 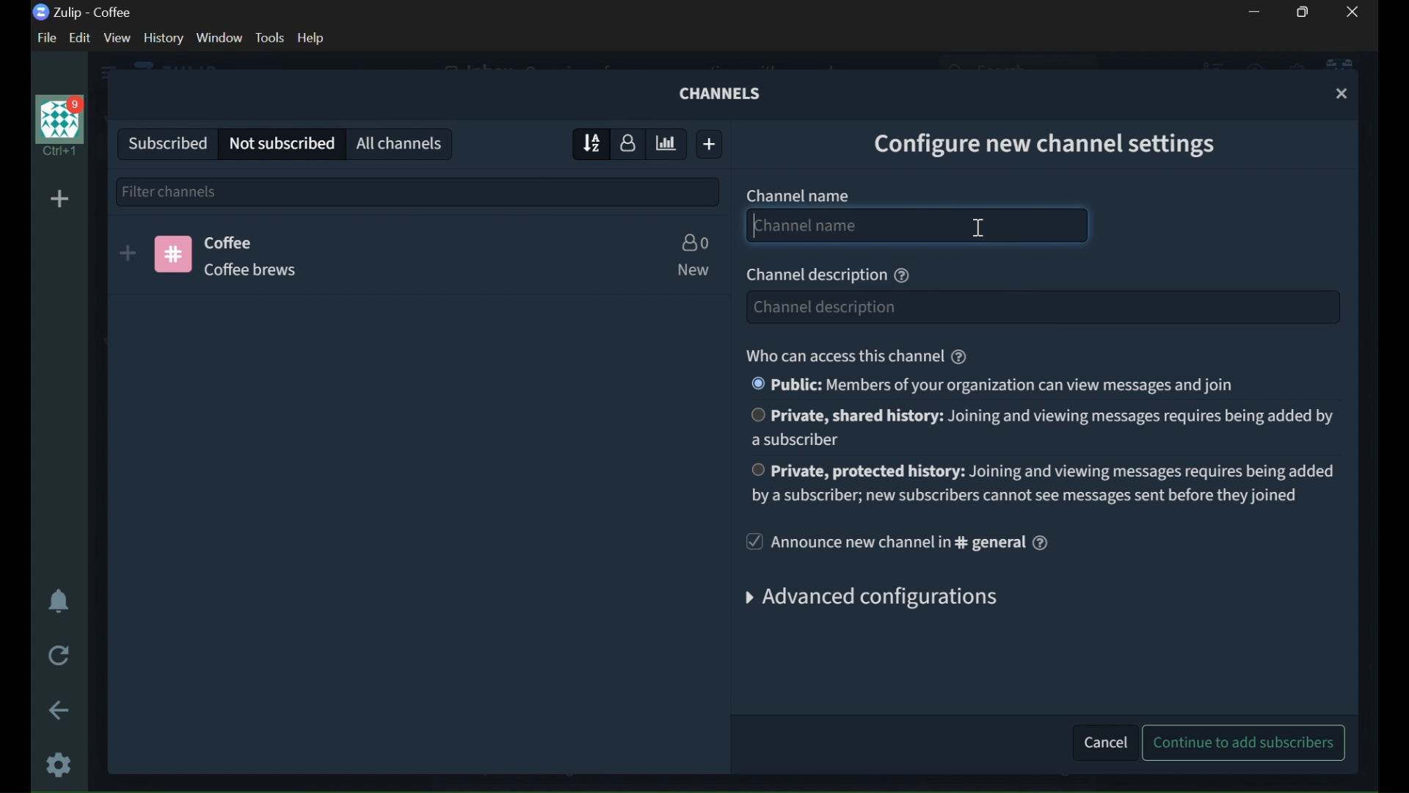 I want to click on NEW, so click(x=691, y=270).